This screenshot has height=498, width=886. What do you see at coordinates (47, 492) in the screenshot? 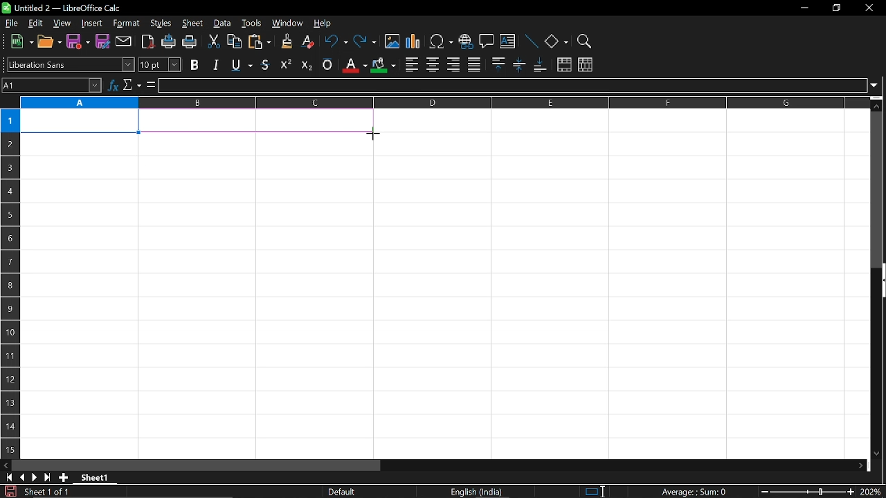
I see `Sheet 1 of 1` at bounding box center [47, 492].